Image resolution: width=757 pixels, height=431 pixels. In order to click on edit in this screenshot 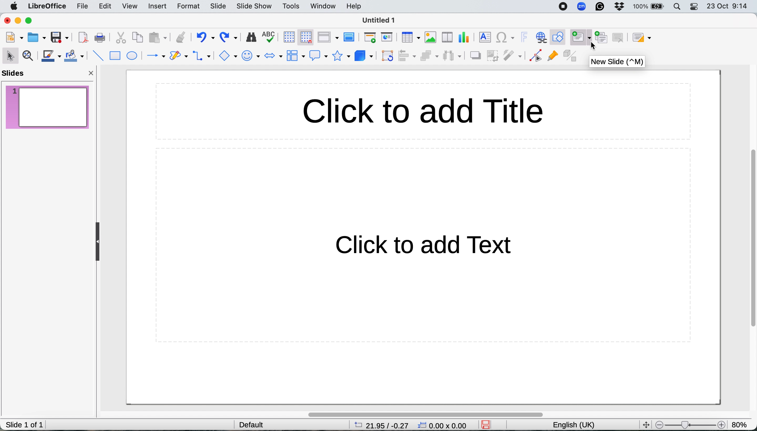, I will do `click(107, 7)`.